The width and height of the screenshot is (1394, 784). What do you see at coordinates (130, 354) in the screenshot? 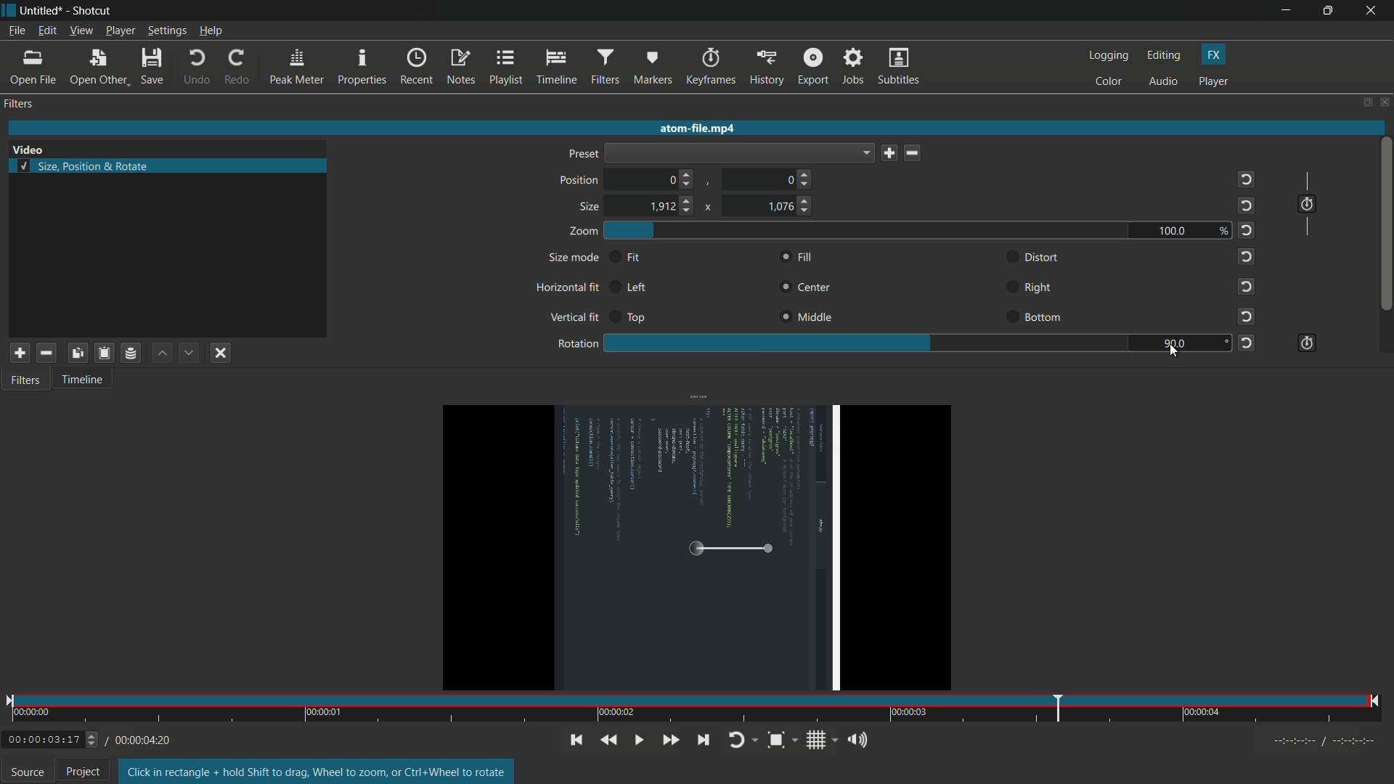
I see `save filter set` at bounding box center [130, 354].